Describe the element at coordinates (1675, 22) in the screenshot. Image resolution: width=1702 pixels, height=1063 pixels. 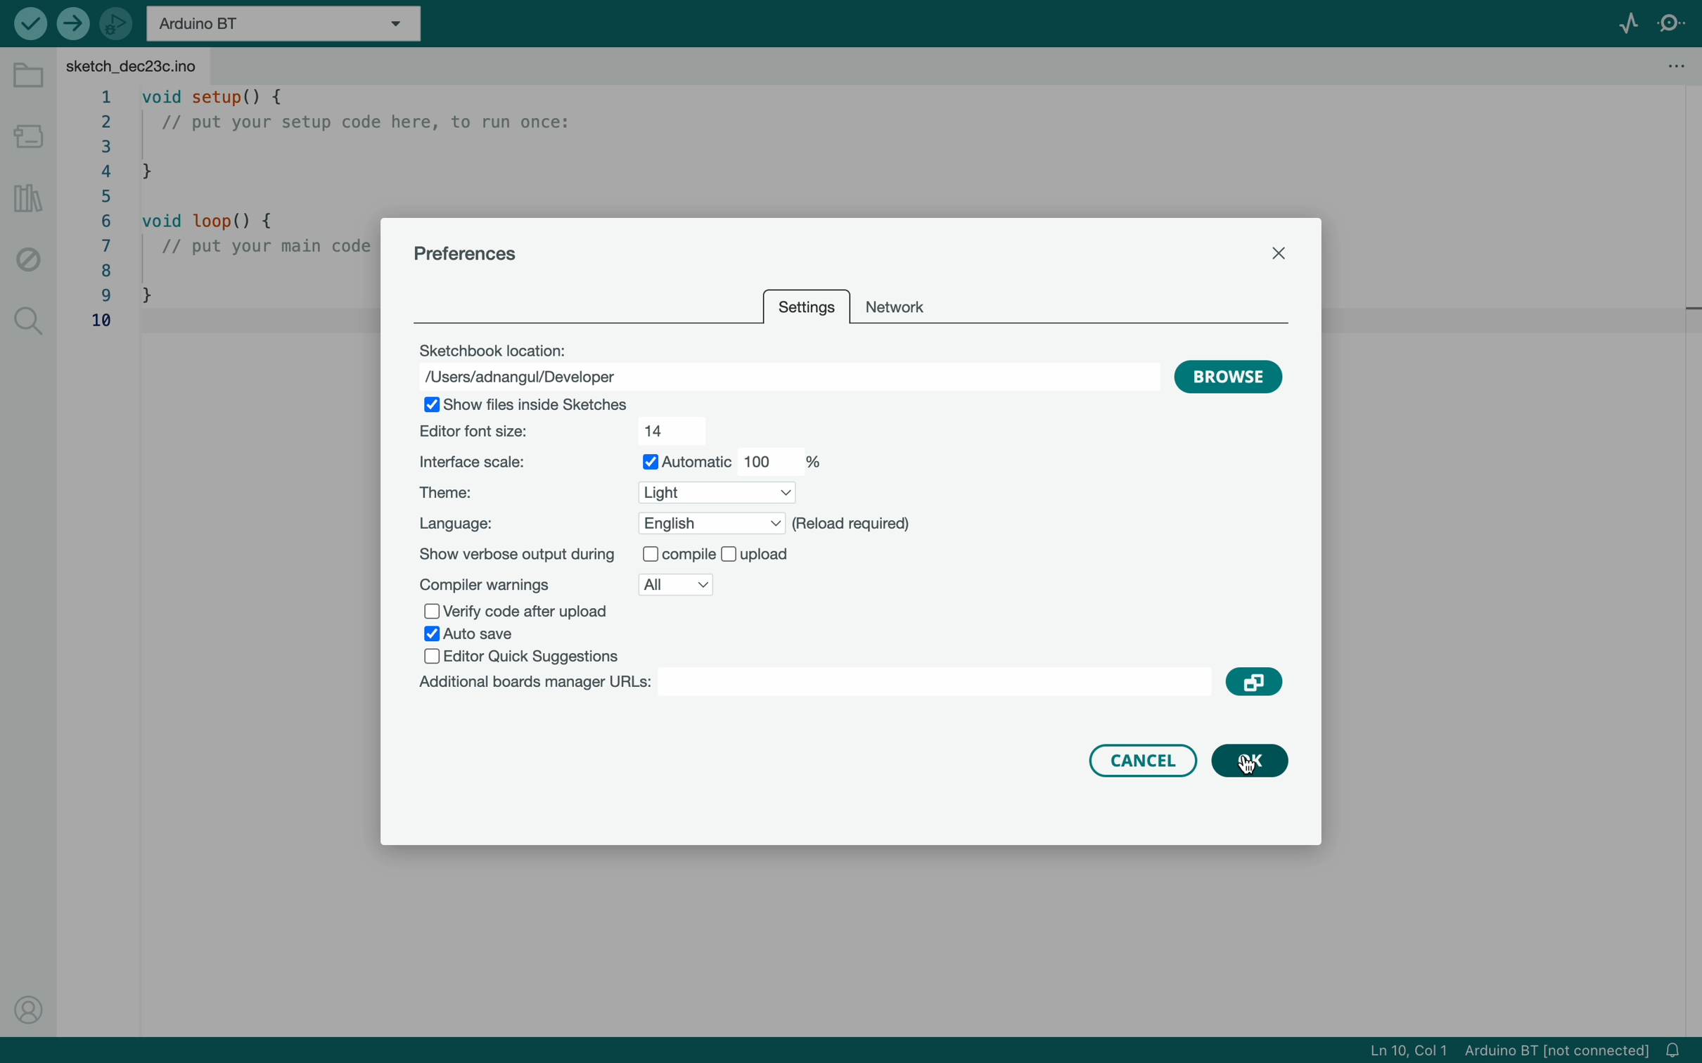
I see `serial monitor` at that location.